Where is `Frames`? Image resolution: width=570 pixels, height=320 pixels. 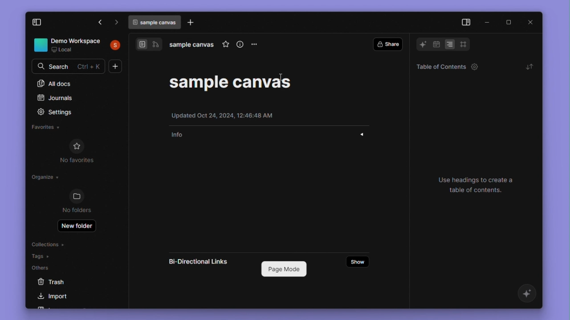 Frames is located at coordinates (463, 44).